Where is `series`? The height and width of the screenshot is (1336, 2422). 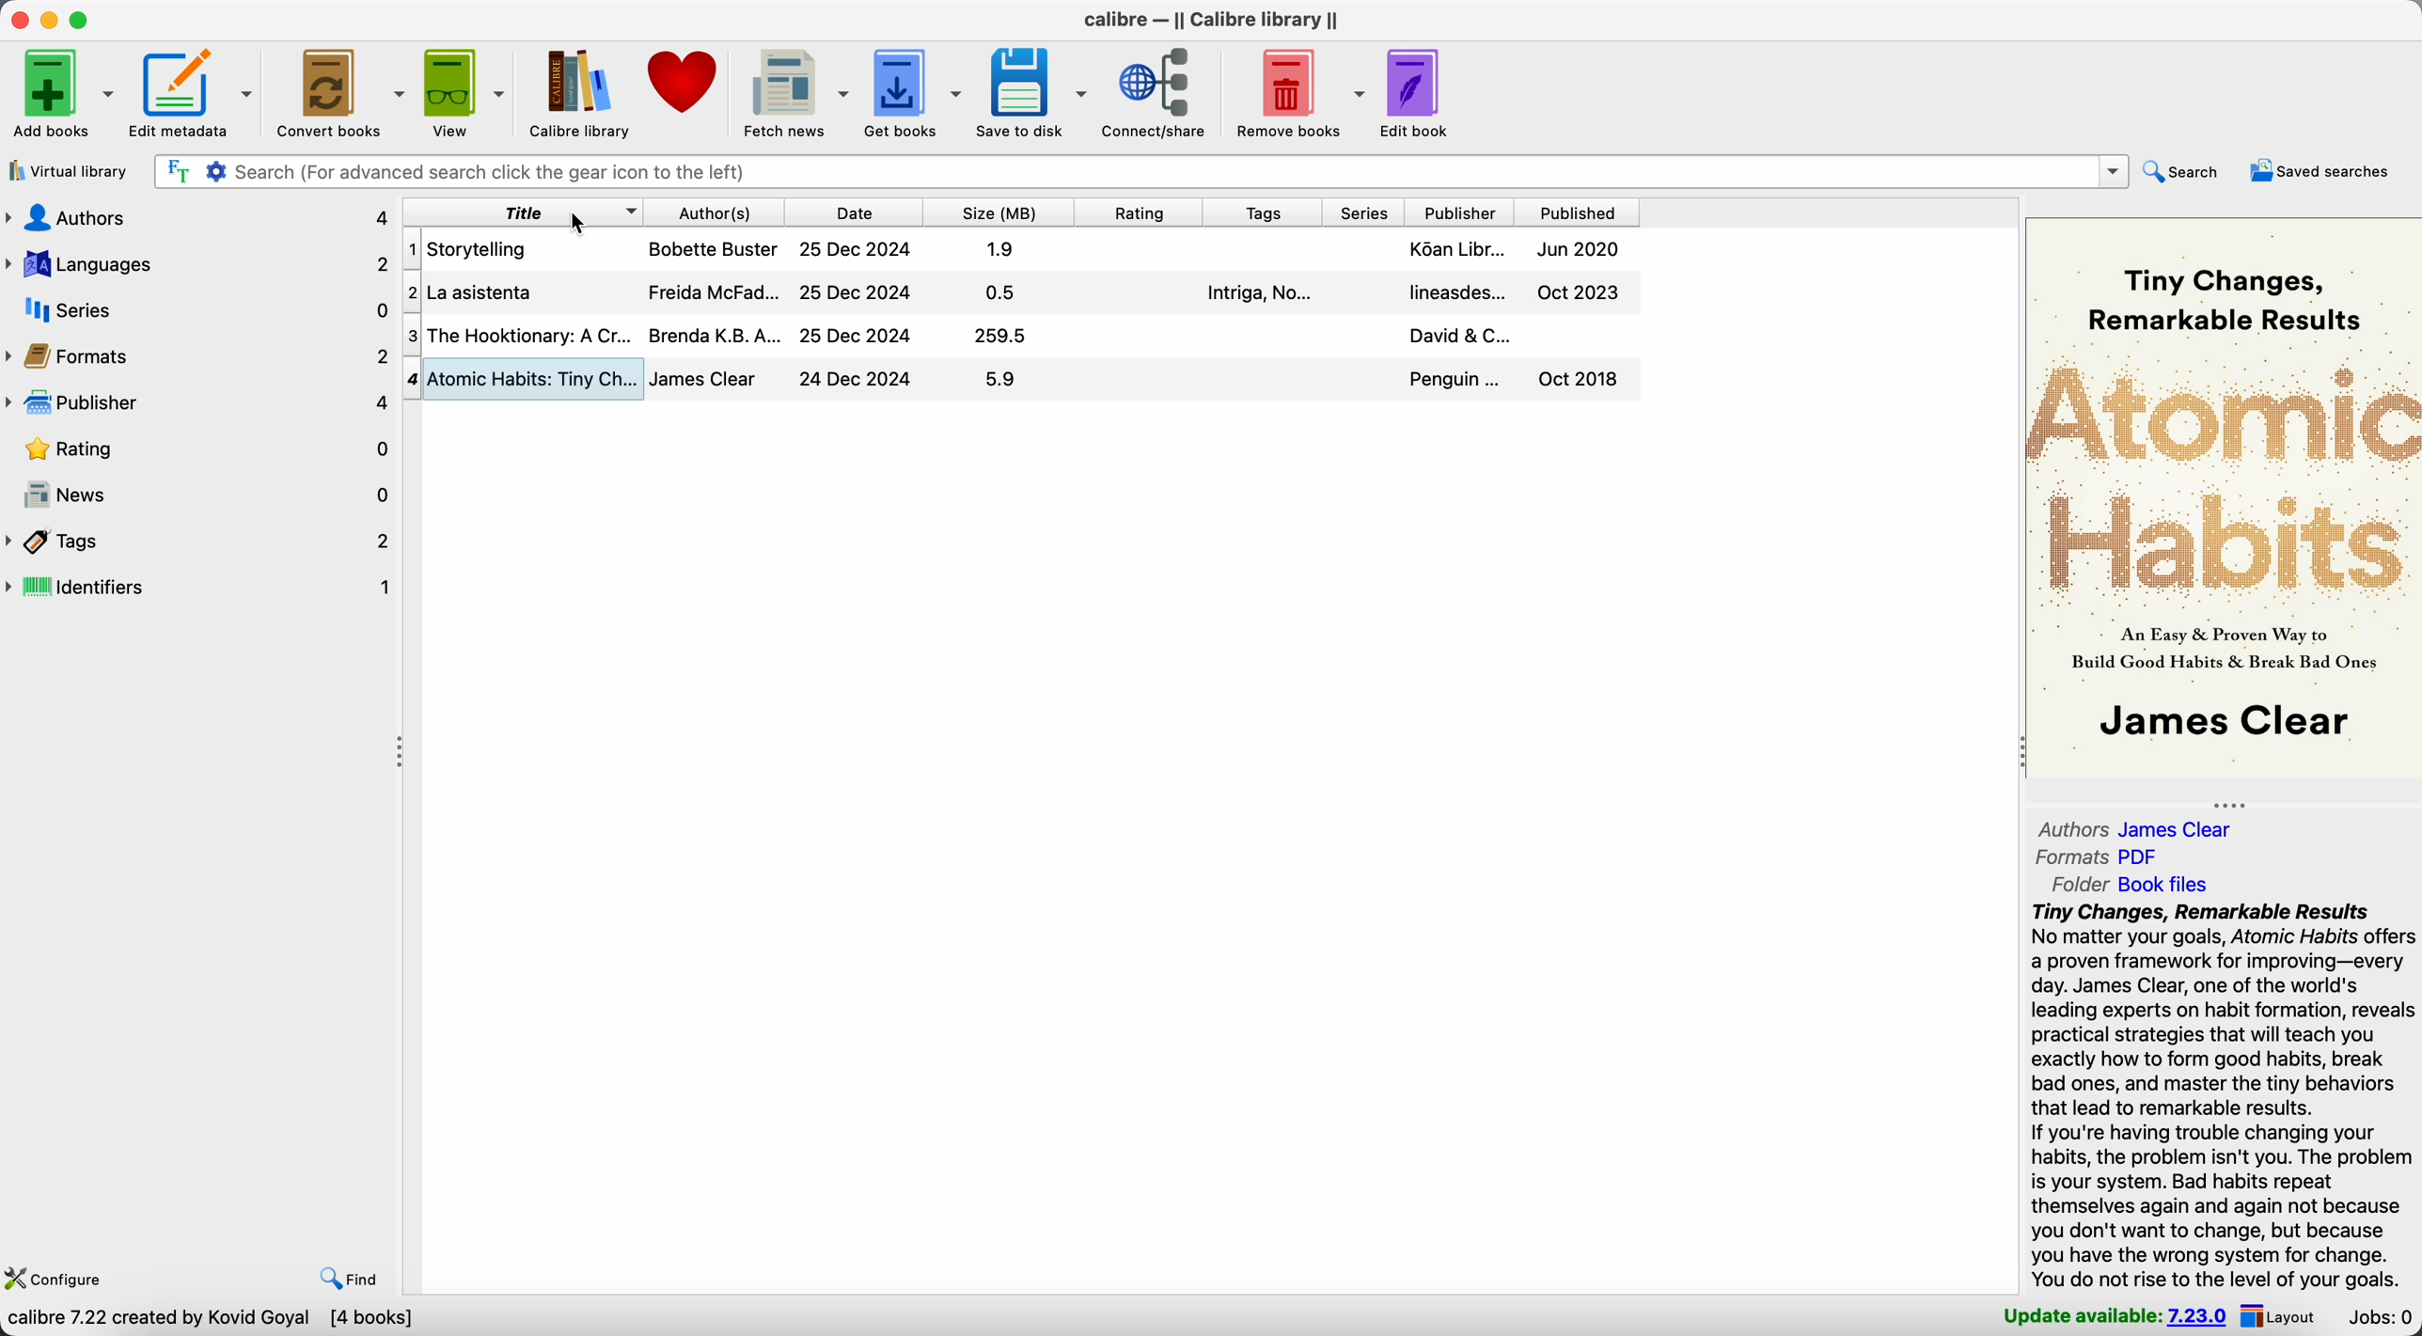
series is located at coordinates (1367, 212).